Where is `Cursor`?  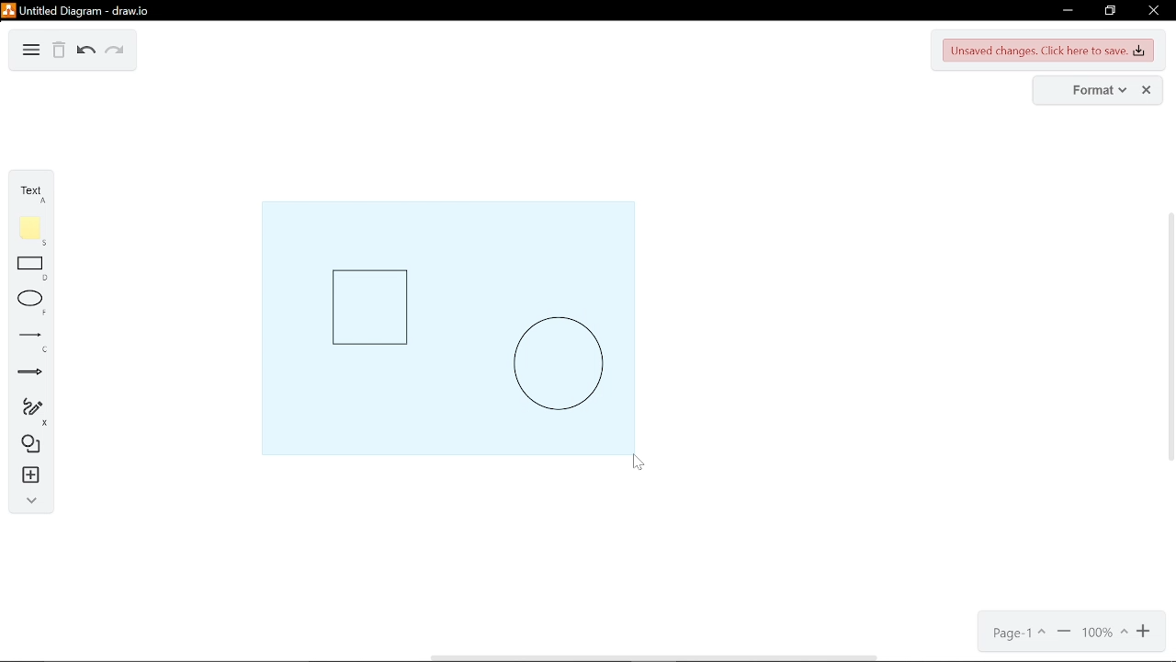
Cursor is located at coordinates (641, 467).